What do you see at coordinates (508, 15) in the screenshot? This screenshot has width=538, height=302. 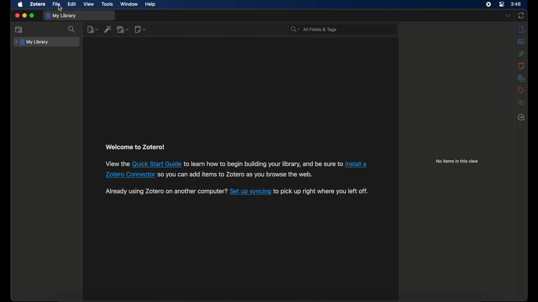 I see `dropdown` at bounding box center [508, 15].